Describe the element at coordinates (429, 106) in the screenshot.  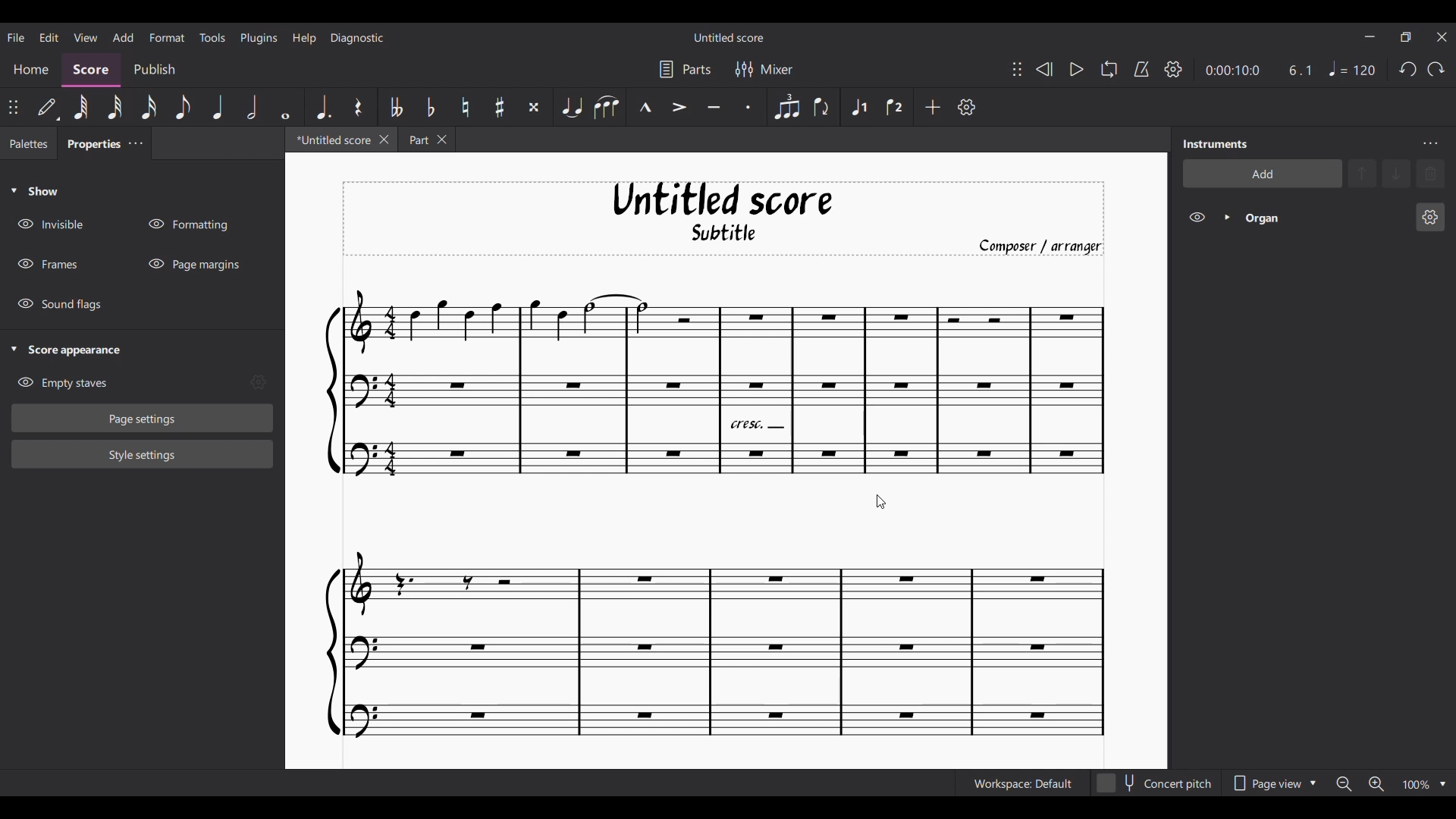
I see `Toggle flat` at that location.